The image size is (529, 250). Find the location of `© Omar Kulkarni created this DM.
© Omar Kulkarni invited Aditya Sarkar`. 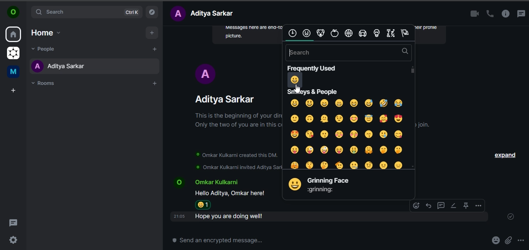

© Omar Kulkarni created this DM.
© Omar Kulkarni invited Aditya Sarkar is located at coordinates (235, 161).